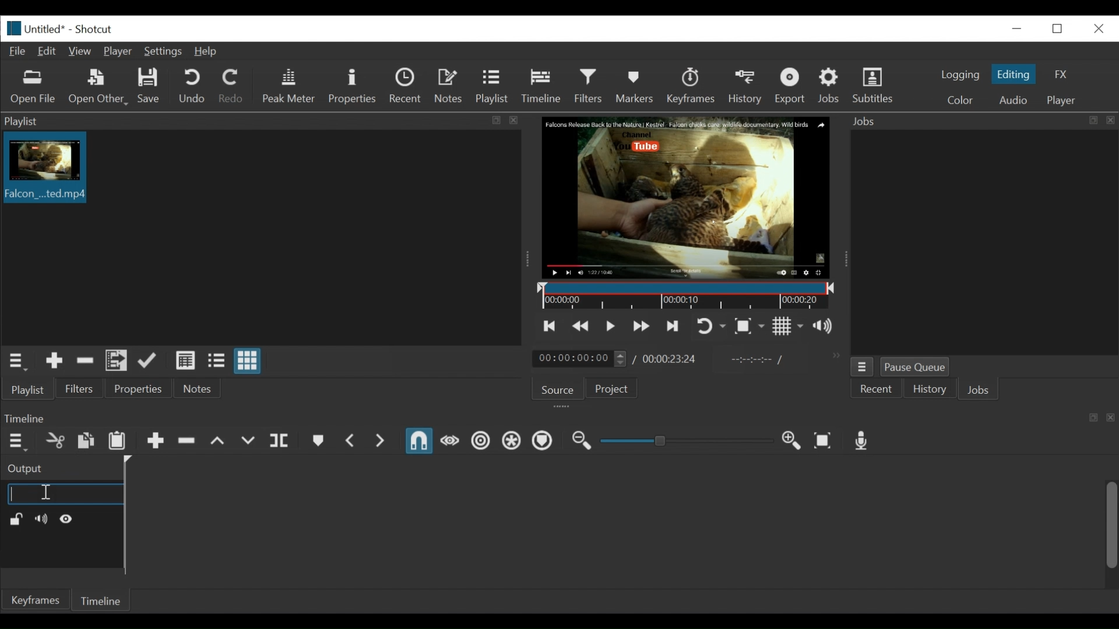 The height and width of the screenshot is (629, 1119). I want to click on History, so click(928, 389).